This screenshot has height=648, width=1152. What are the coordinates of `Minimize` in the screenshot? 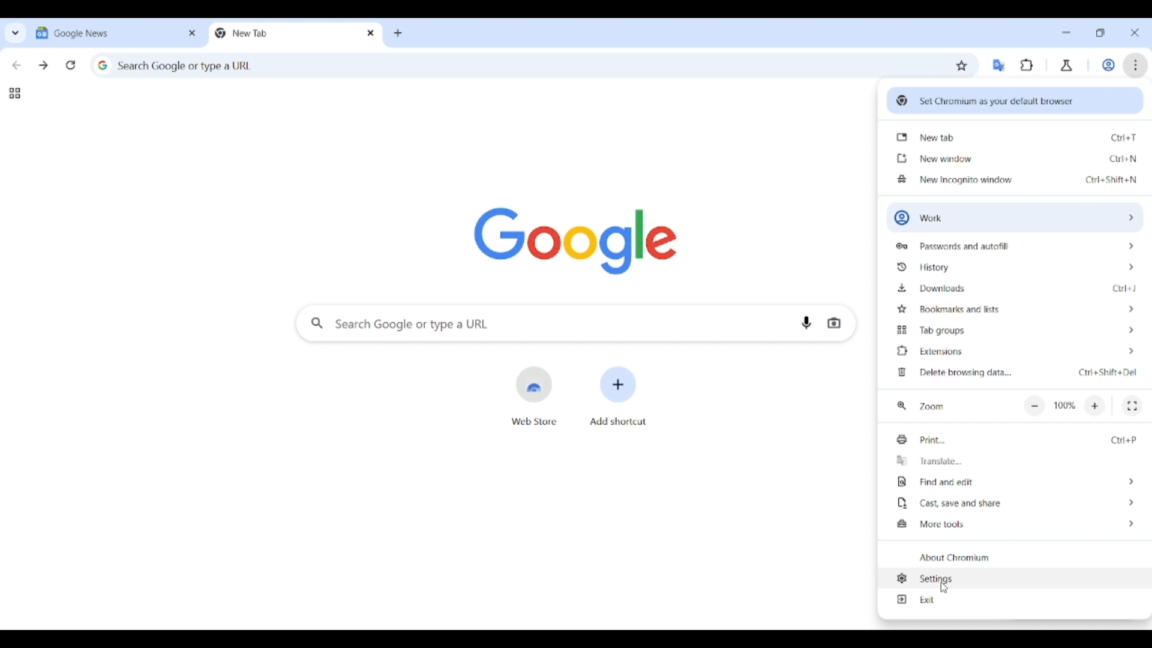 It's located at (1066, 32).